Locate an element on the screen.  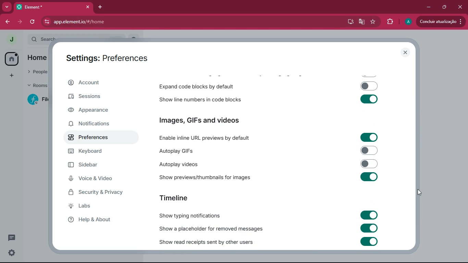
close is located at coordinates (461, 8).